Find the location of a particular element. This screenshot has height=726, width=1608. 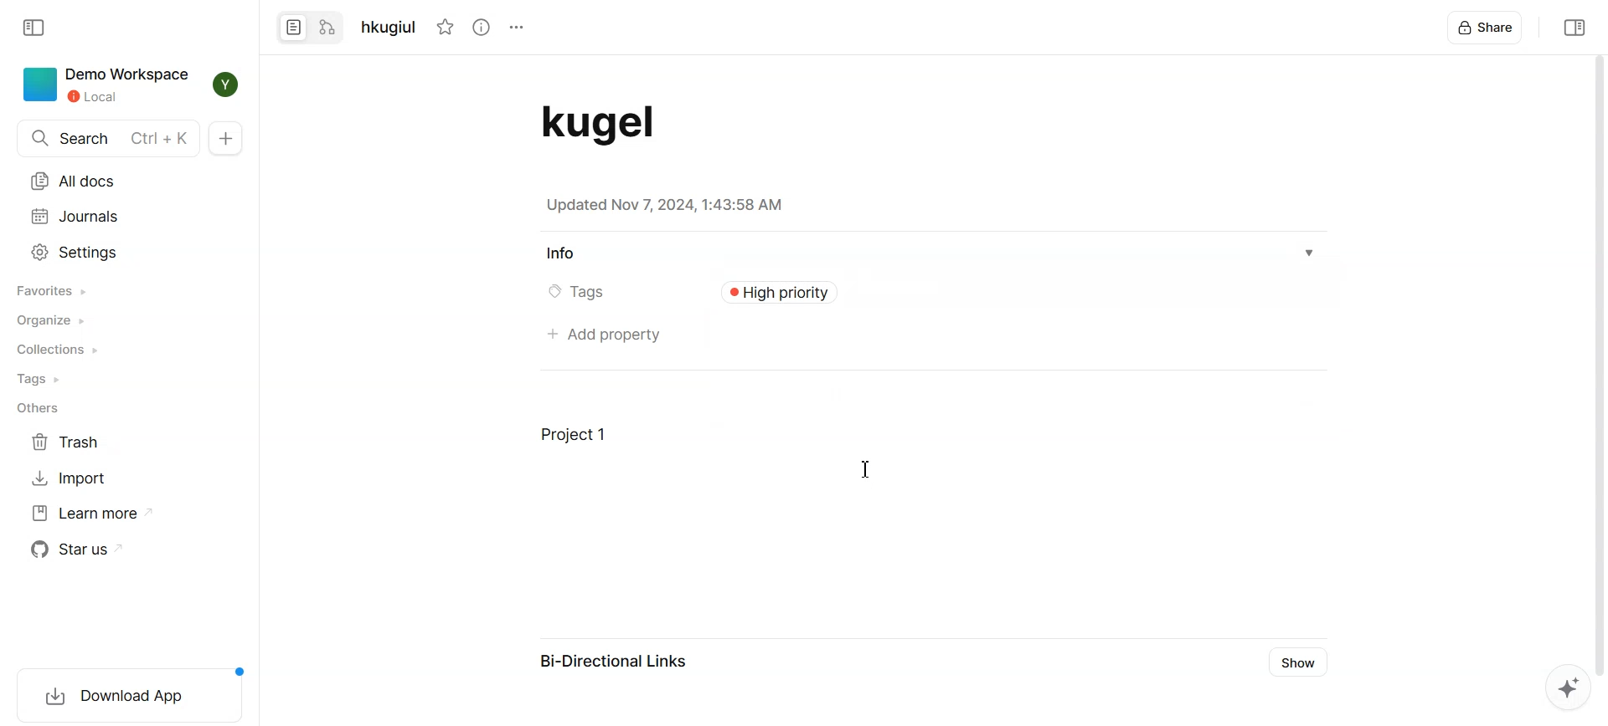

Search Ctrl + K is located at coordinates (107, 138).